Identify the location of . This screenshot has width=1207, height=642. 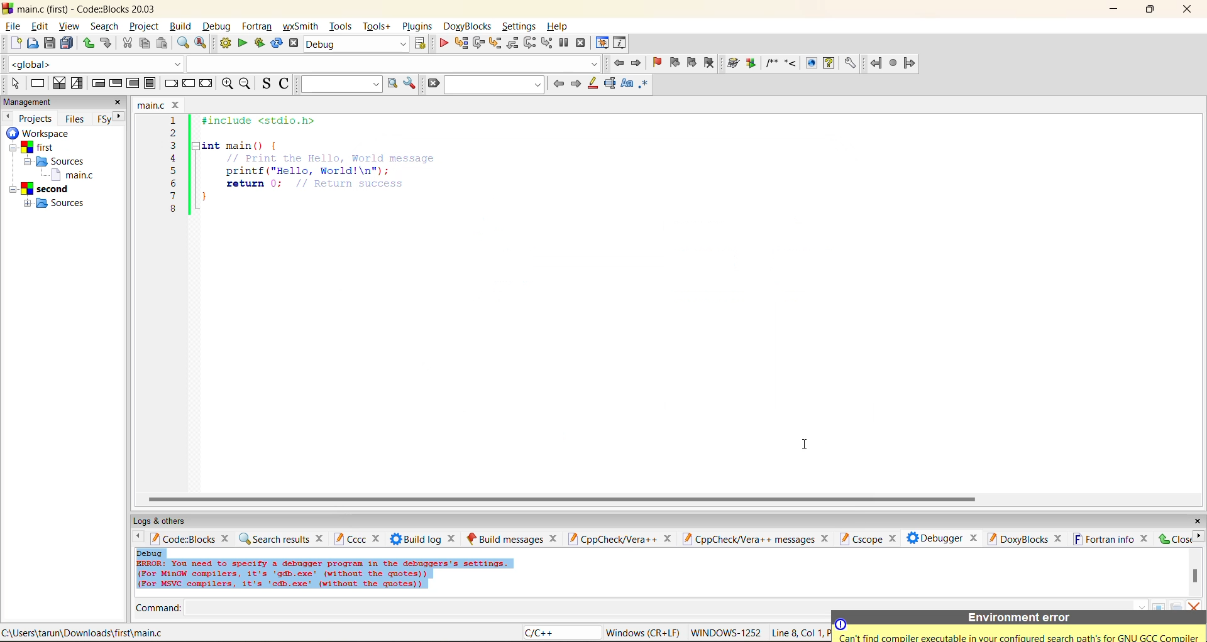
(35, 133).